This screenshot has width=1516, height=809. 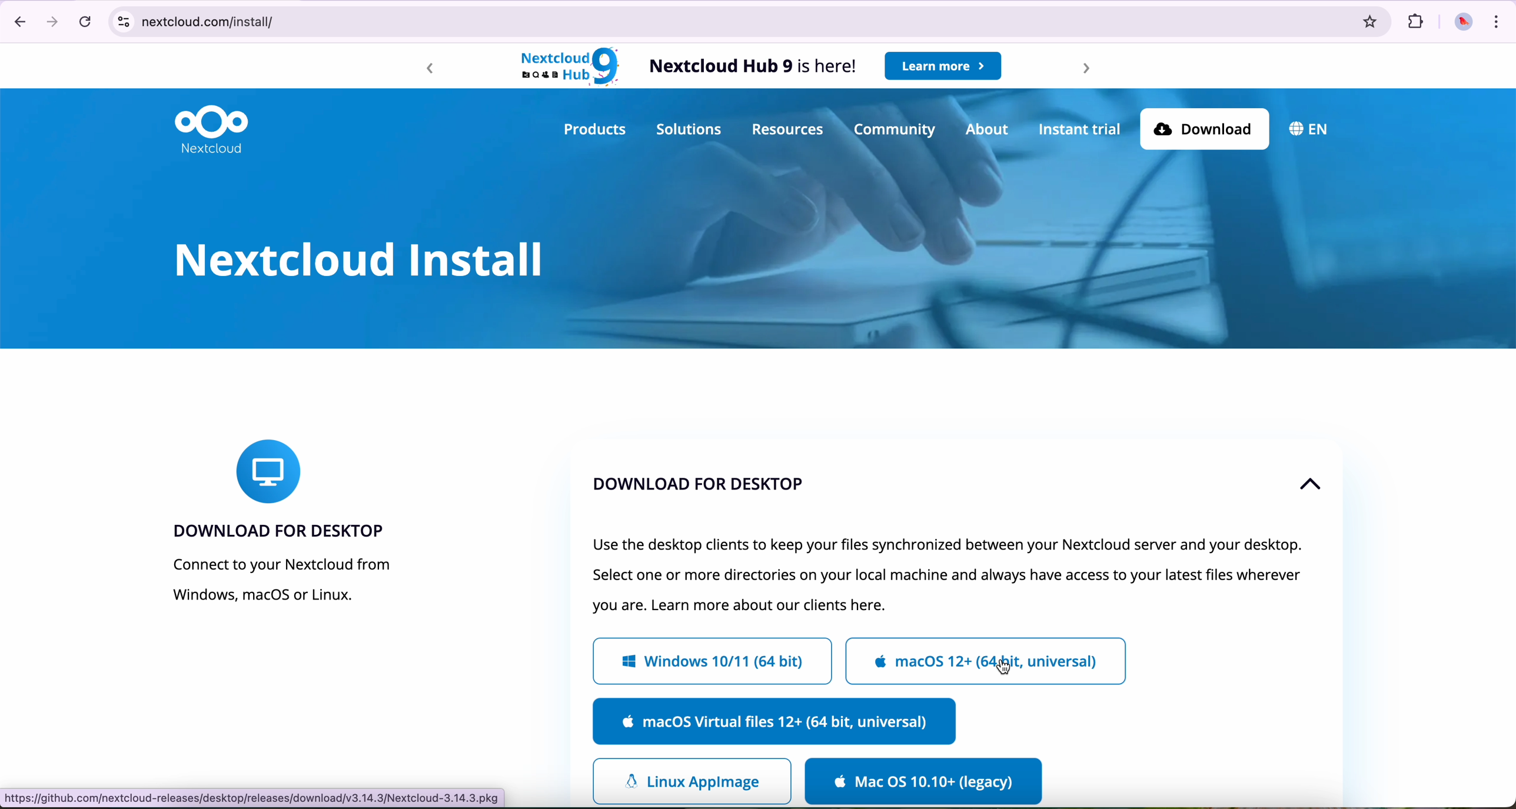 I want to click on download button, so click(x=1205, y=130).